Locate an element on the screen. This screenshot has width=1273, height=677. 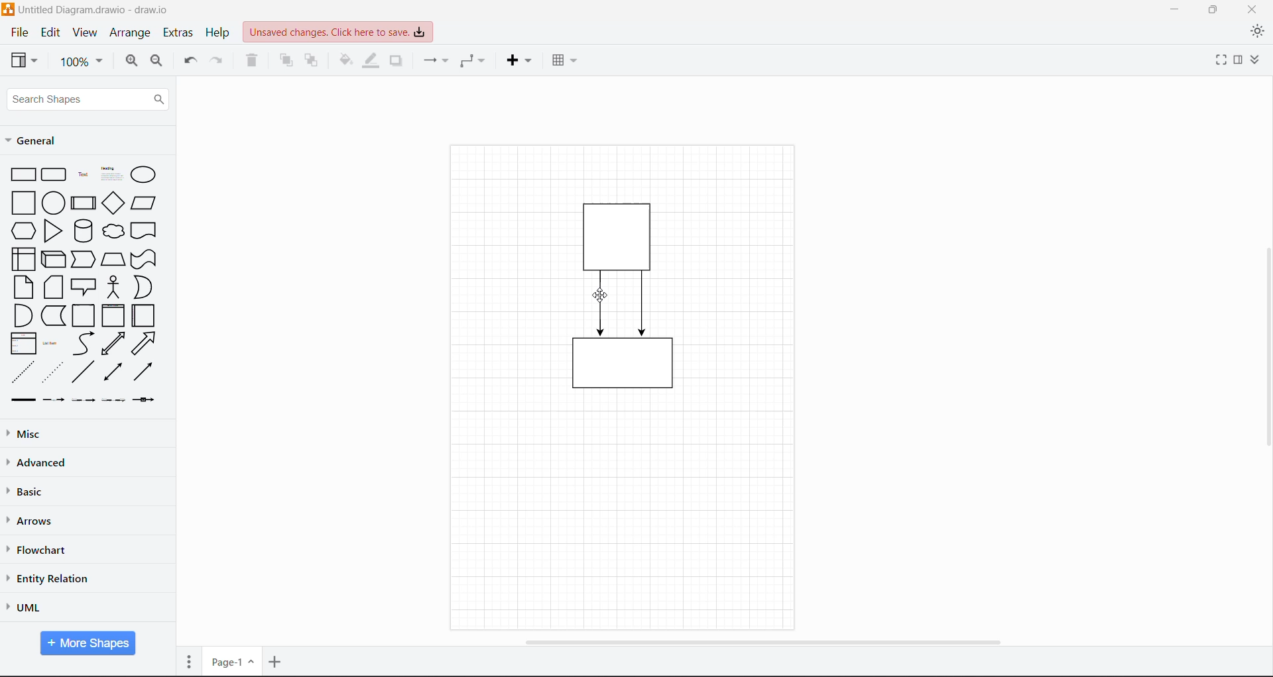
Appearance is located at coordinates (1257, 33).